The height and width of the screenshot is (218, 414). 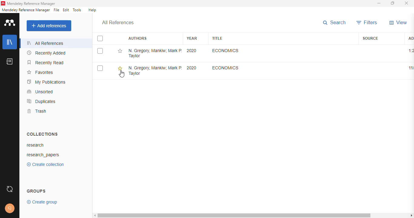 I want to click on 2020, so click(x=191, y=68).